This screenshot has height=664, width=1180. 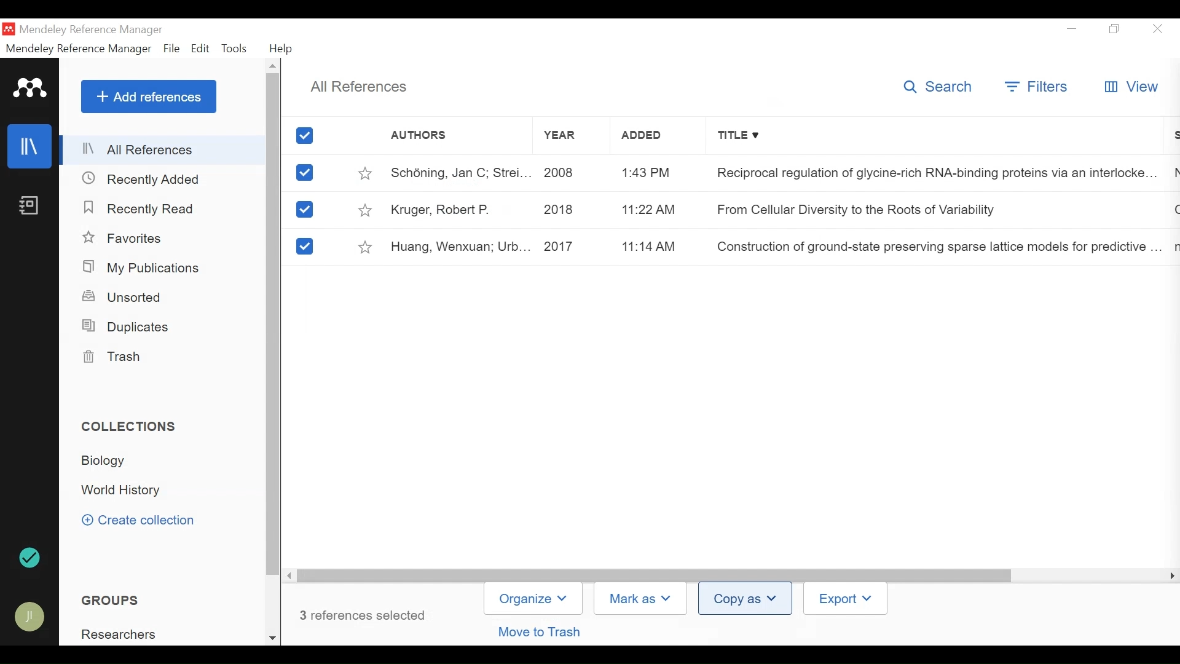 I want to click on Favorites, so click(x=126, y=238).